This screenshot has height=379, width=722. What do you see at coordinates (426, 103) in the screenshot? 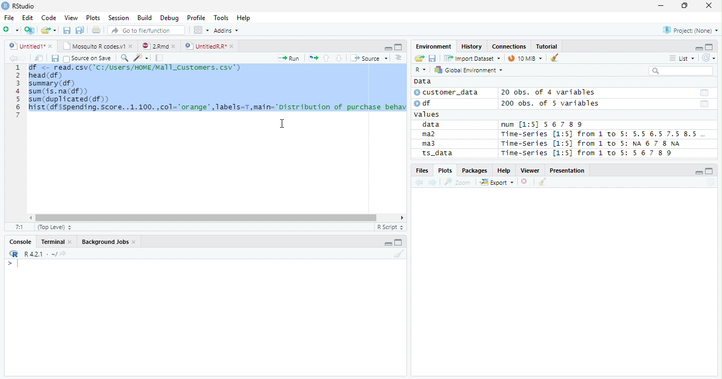
I see `df` at bounding box center [426, 103].